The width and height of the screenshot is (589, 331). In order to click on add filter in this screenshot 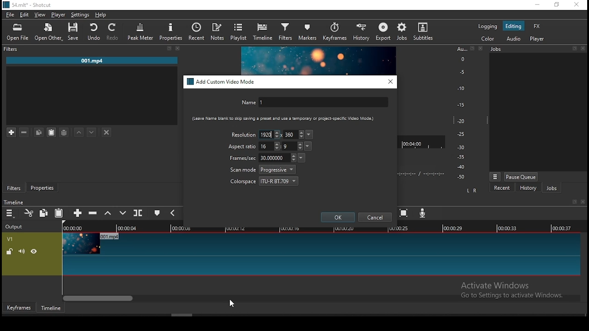, I will do `click(12, 133)`.